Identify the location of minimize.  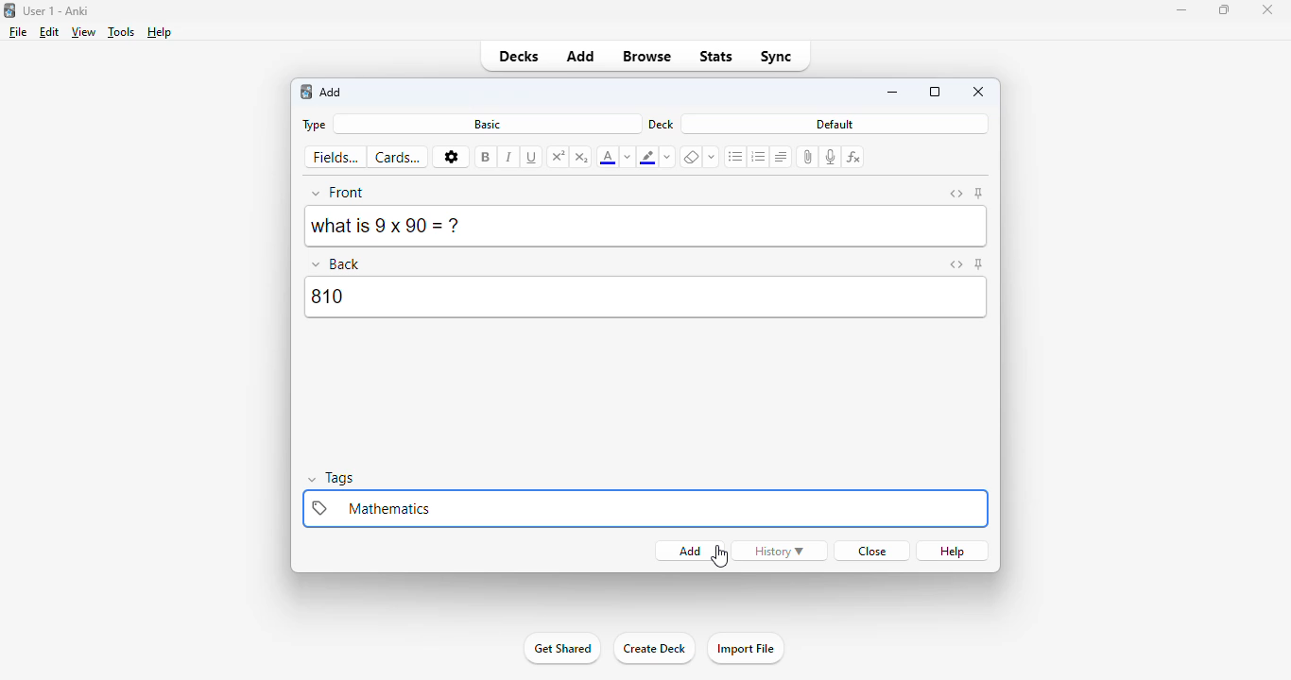
(1180, 10).